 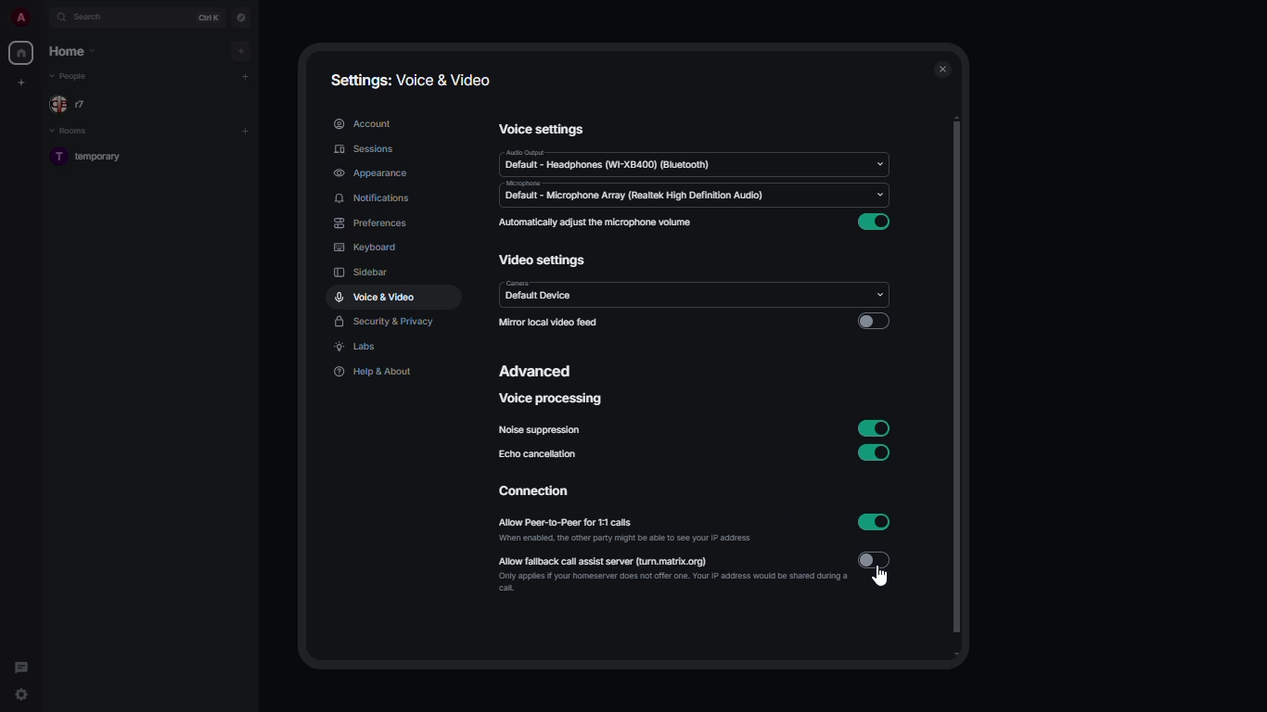 What do you see at coordinates (621, 559) in the screenshot?
I see `allow fallback call assist server` at bounding box center [621, 559].